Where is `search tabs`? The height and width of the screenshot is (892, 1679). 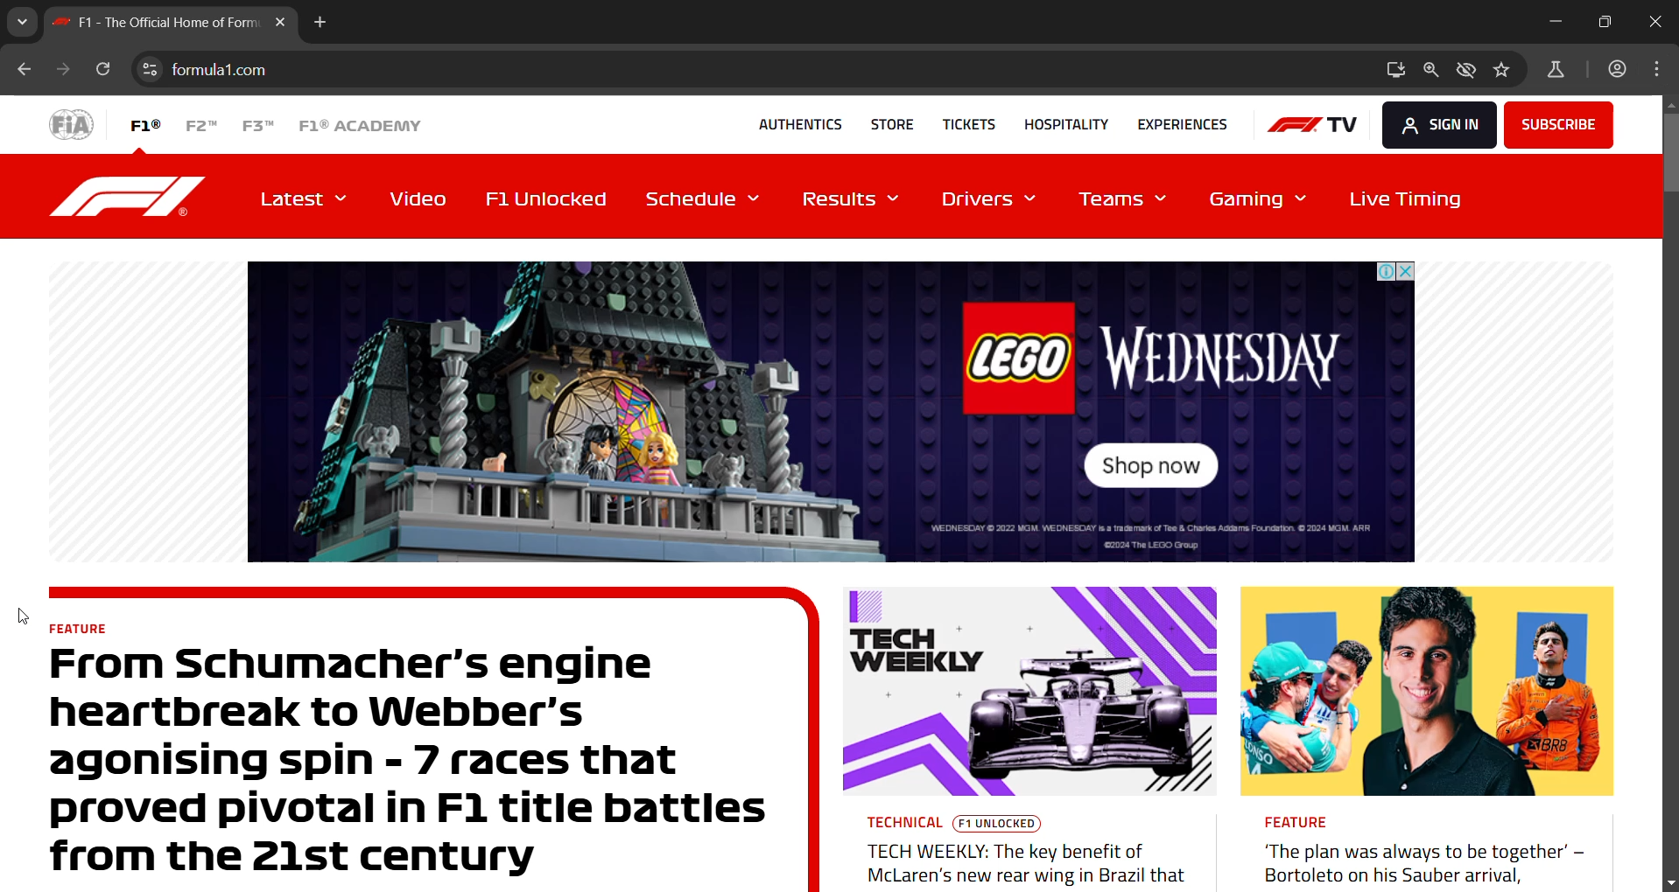 search tabs is located at coordinates (21, 19).